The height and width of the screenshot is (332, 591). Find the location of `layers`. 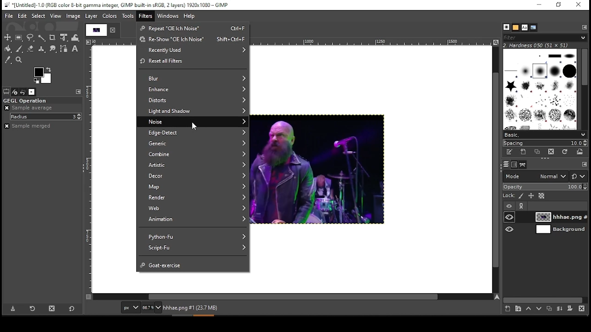

layers is located at coordinates (504, 165).